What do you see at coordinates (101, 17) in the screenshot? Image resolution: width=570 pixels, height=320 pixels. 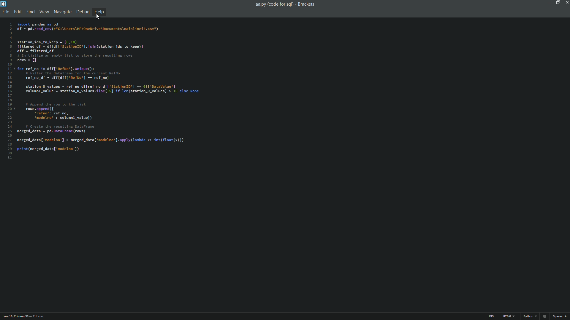 I see `cursor` at bounding box center [101, 17].